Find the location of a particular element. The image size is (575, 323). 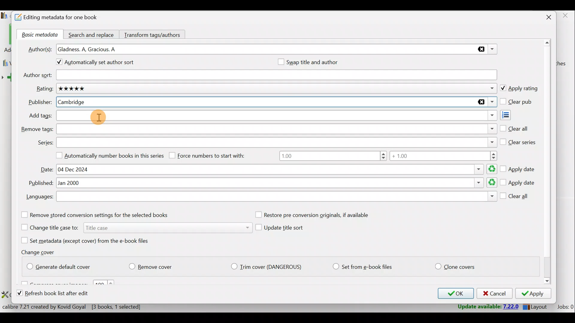

Change cover is located at coordinates (40, 252).